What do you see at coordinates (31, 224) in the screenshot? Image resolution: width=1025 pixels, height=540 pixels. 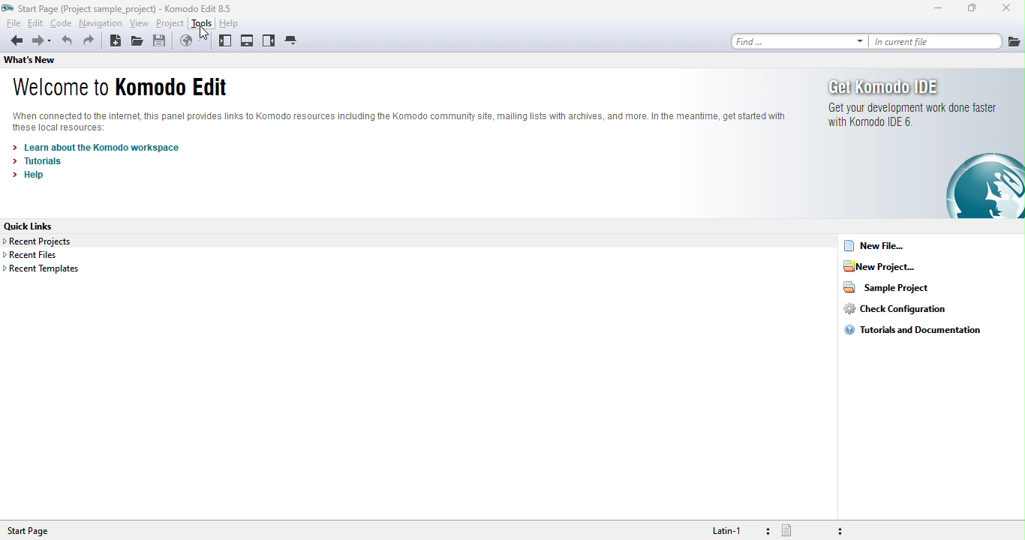 I see `quick links` at bounding box center [31, 224].